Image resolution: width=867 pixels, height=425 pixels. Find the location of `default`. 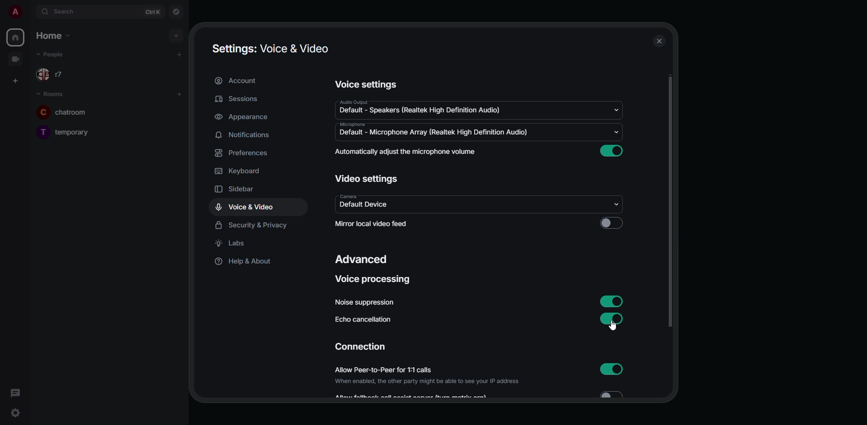

default is located at coordinates (420, 111).